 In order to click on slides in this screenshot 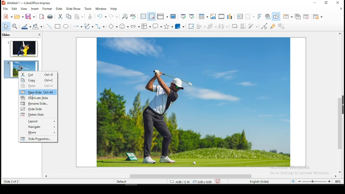, I will do `click(6, 34)`.